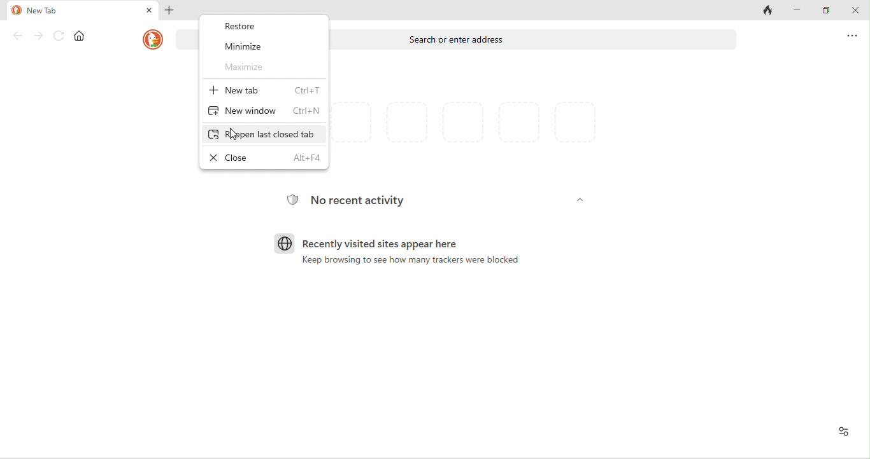 The image size is (870, 459). Describe the element at coordinates (852, 36) in the screenshot. I see `options` at that location.